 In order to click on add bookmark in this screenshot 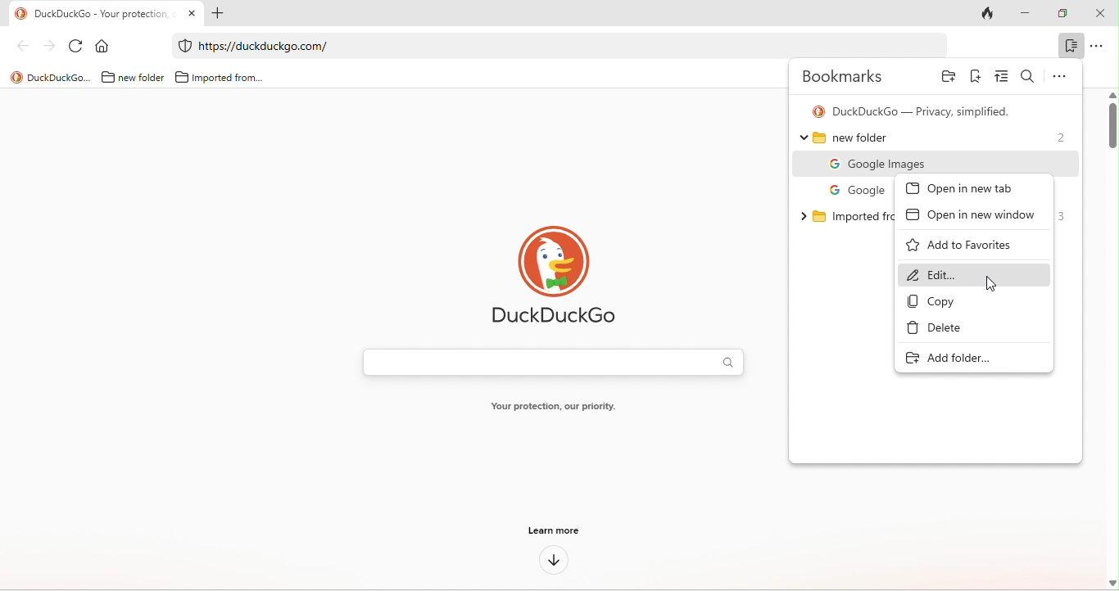, I will do `click(975, 77)`.